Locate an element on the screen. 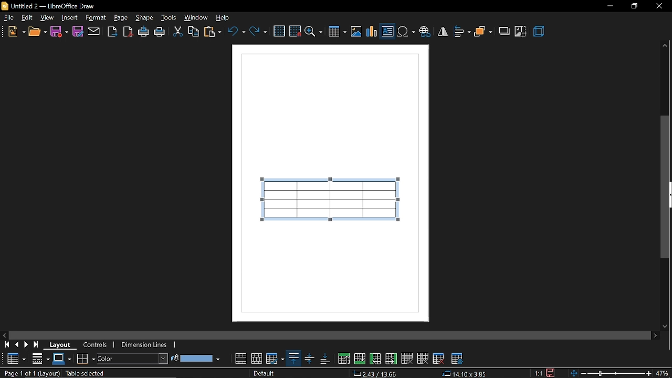 This screenshot has height=378, width=672. border style is located at coordinates (41, 359).